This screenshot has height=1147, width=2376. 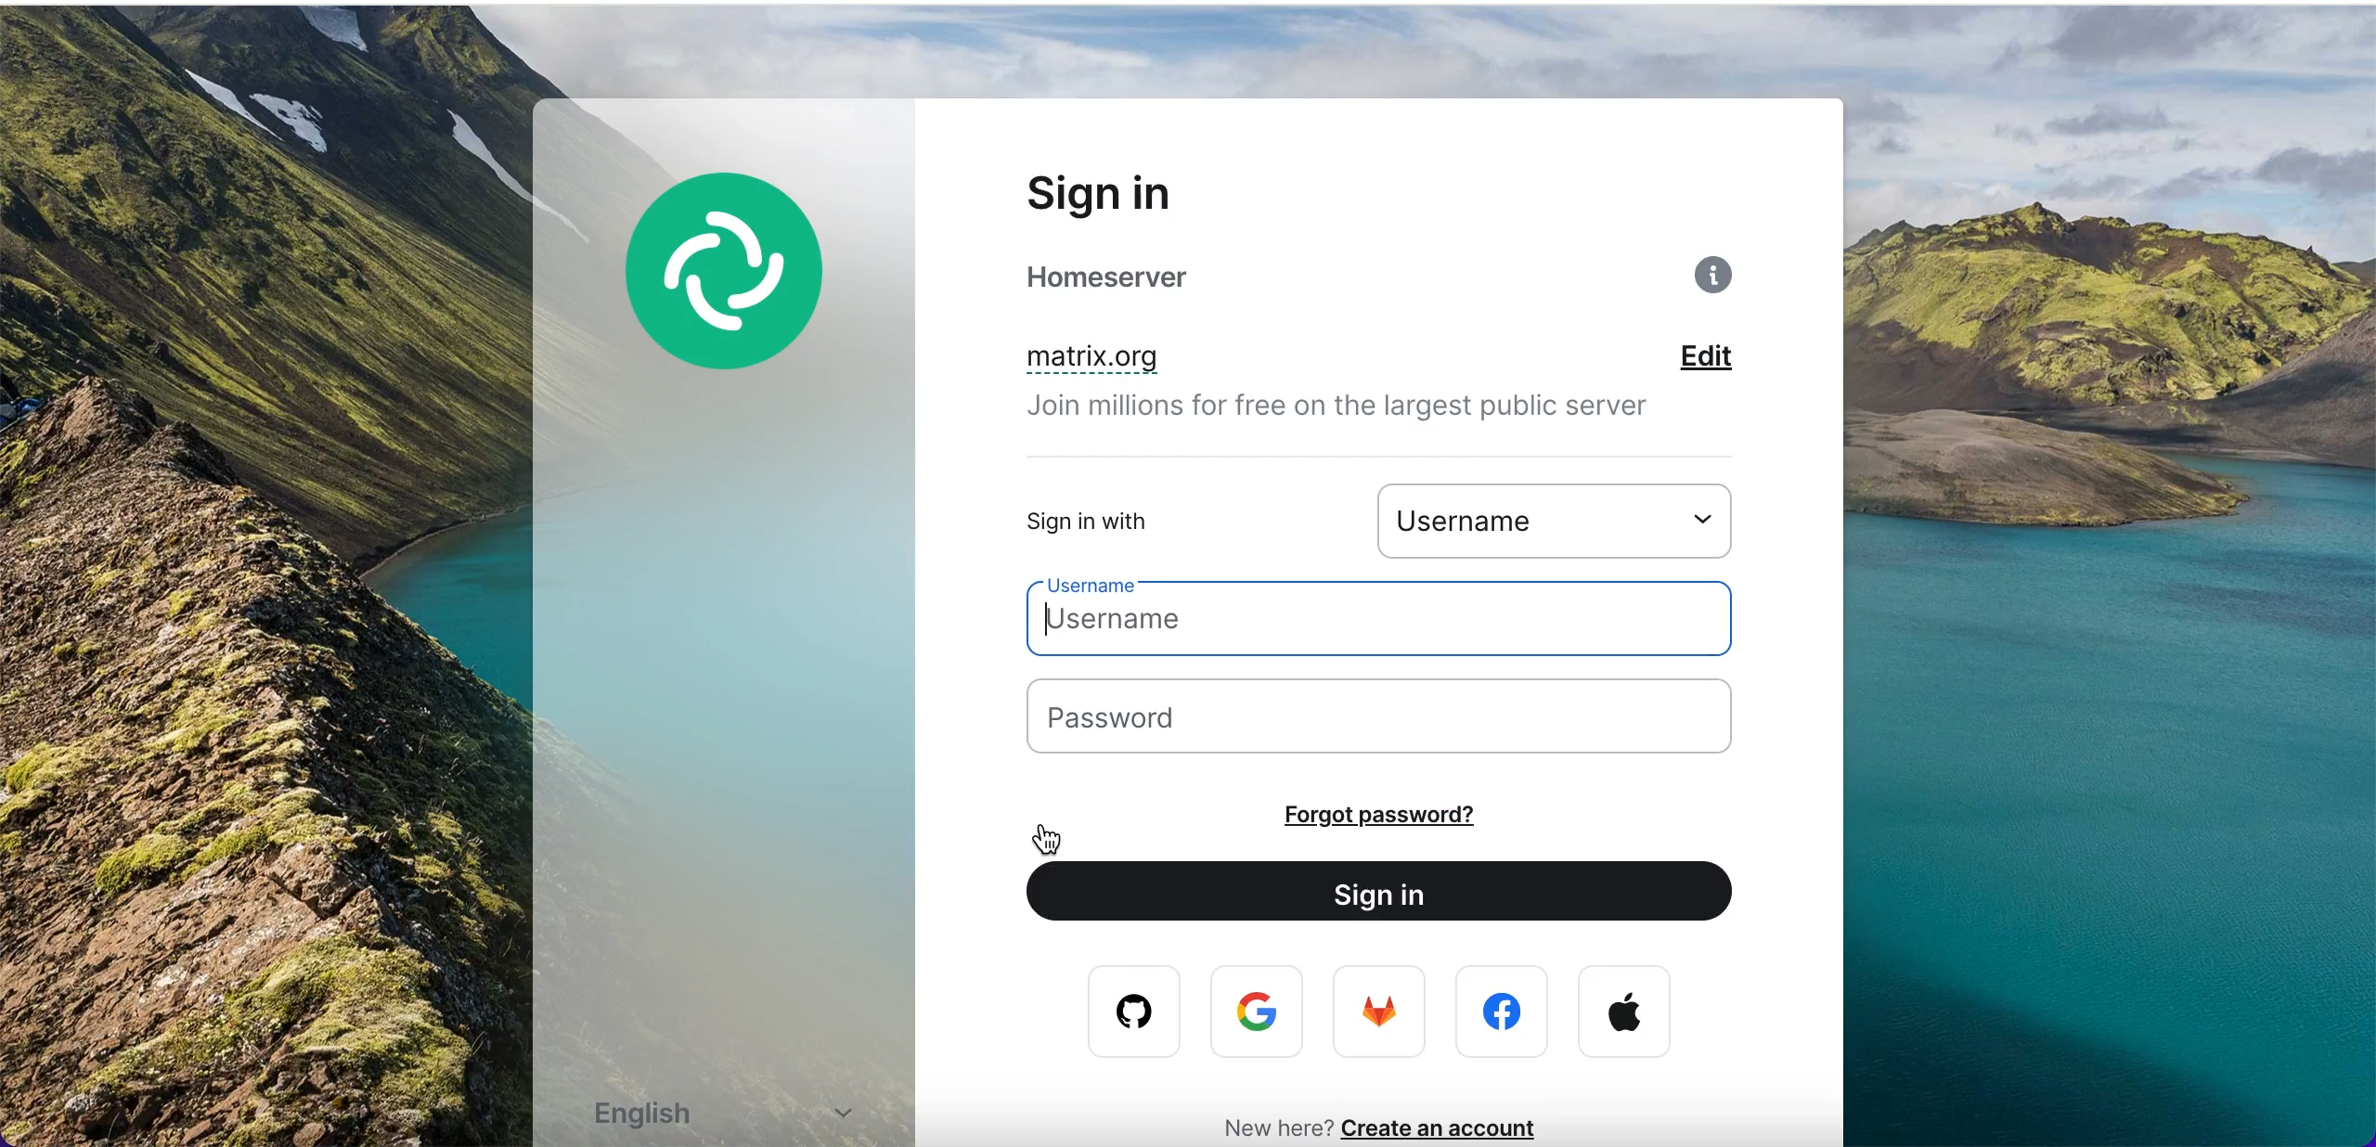 I want to click on facebook logo, so click(x=1506, y=1012).